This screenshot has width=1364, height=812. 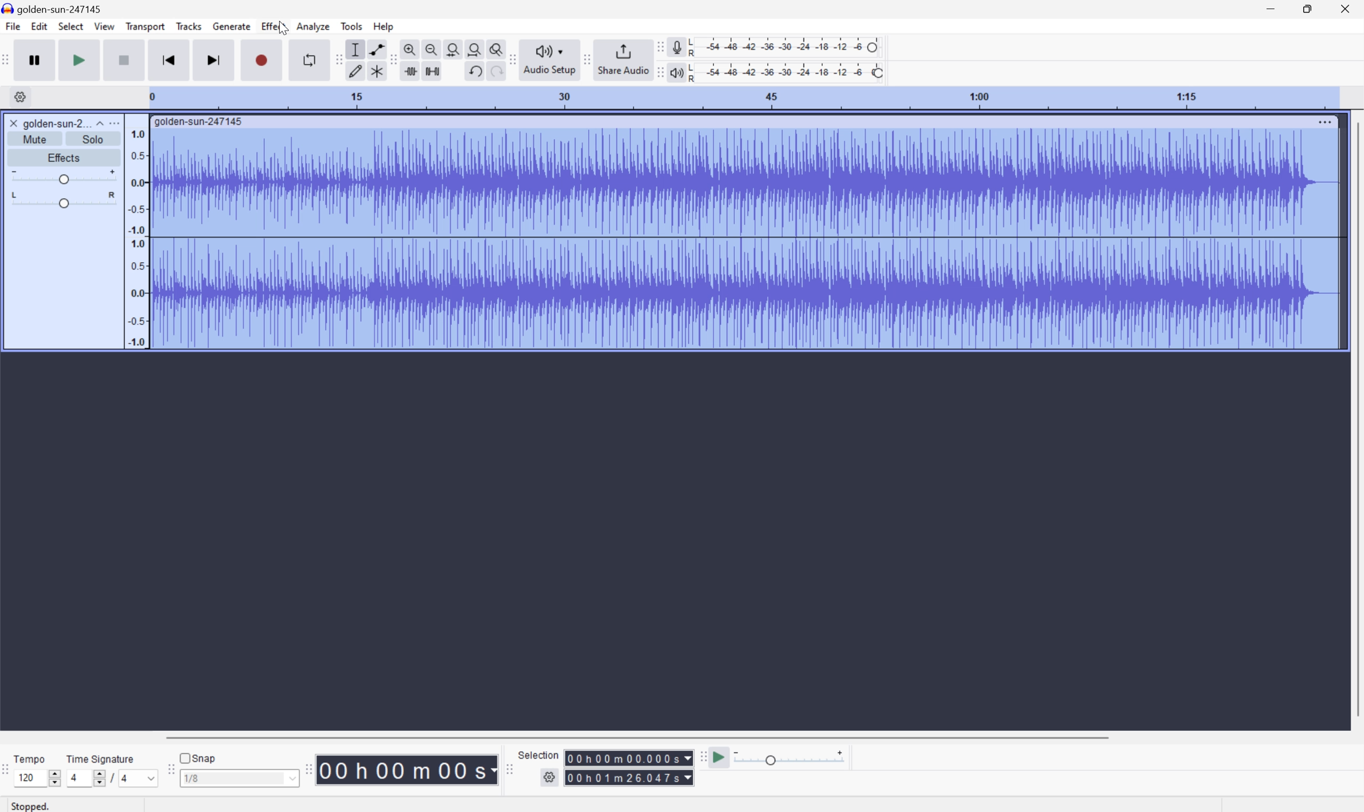 I want to click on Tempo, so click(x=32, y=757).